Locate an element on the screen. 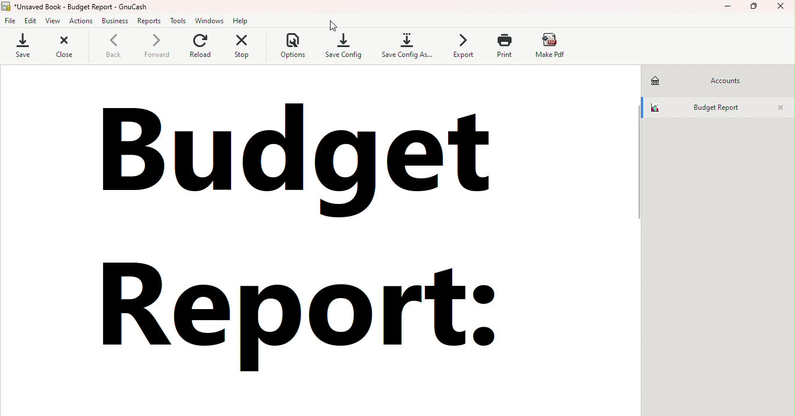 The height and width of the screenshot is (416, 795). View is located at coordinates (52, 21).